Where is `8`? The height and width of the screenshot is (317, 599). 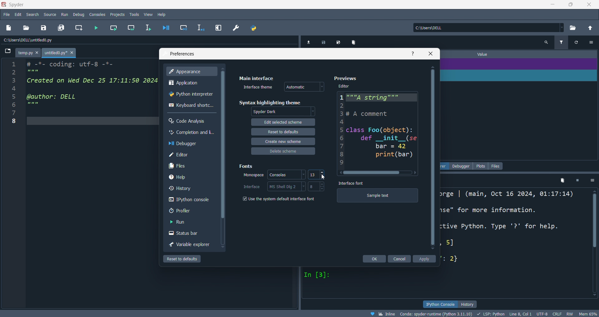 8 is located at coordinates (15, 122).